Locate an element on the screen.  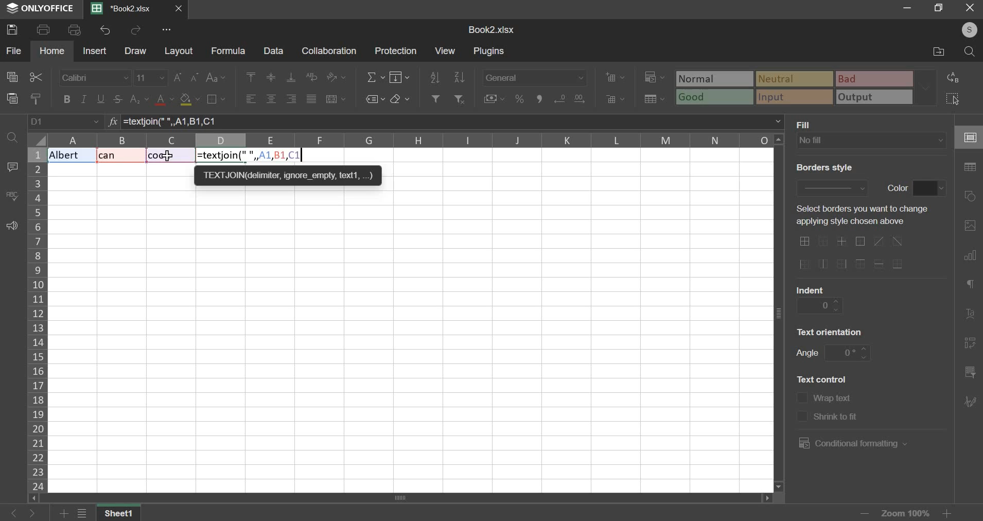
text color is located at coordinates (165, 100).